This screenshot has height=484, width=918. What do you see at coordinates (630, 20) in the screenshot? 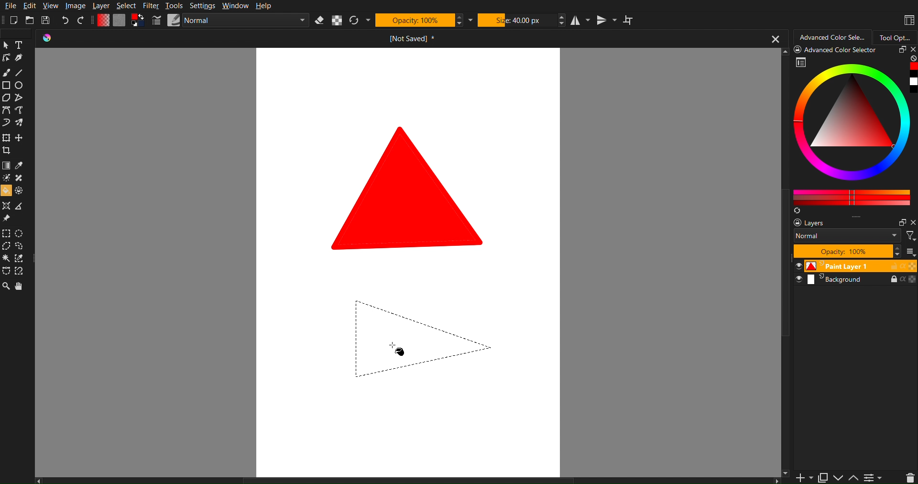
I see `Wraparound` at bounding box center [630, 20].